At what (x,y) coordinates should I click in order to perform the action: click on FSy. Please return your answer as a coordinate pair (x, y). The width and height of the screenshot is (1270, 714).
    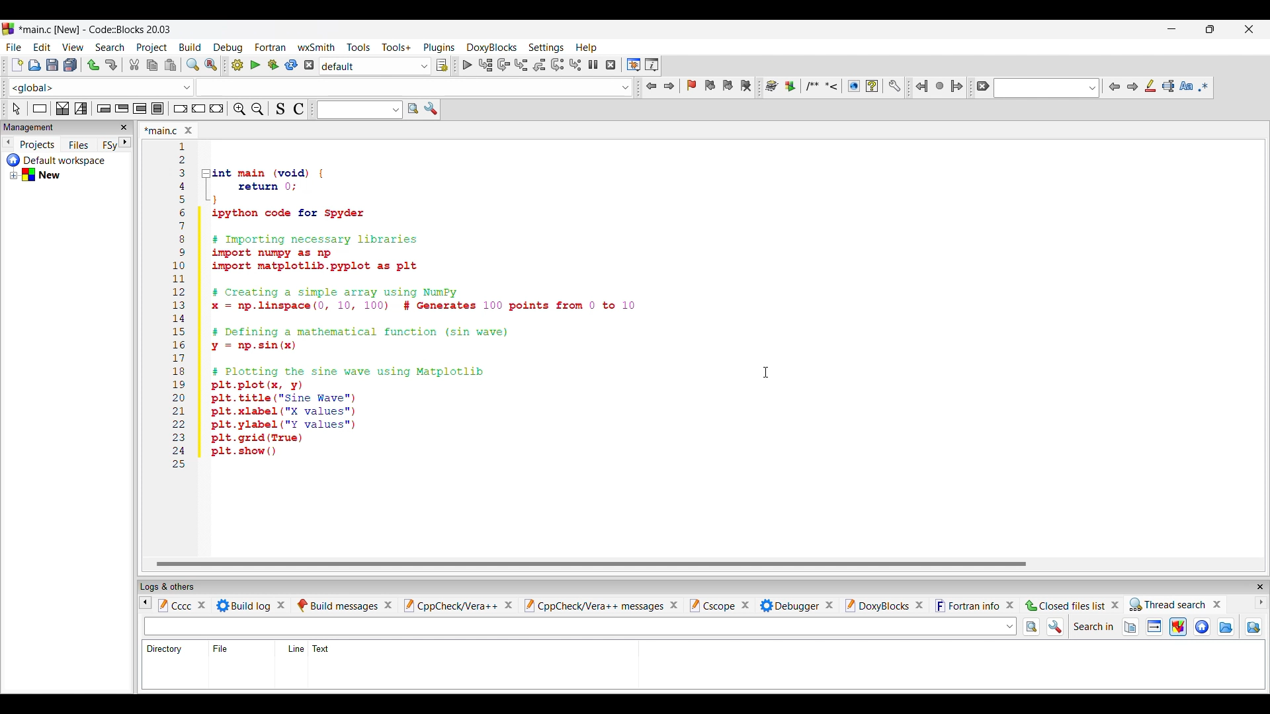
    Looking at the image, I should click on (110, 144).